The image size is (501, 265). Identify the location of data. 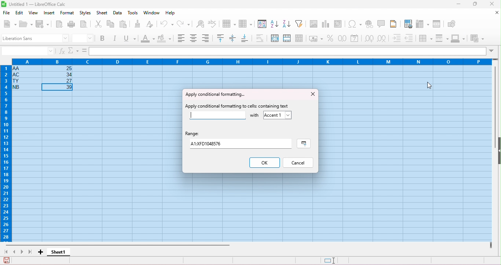
(117, 13).